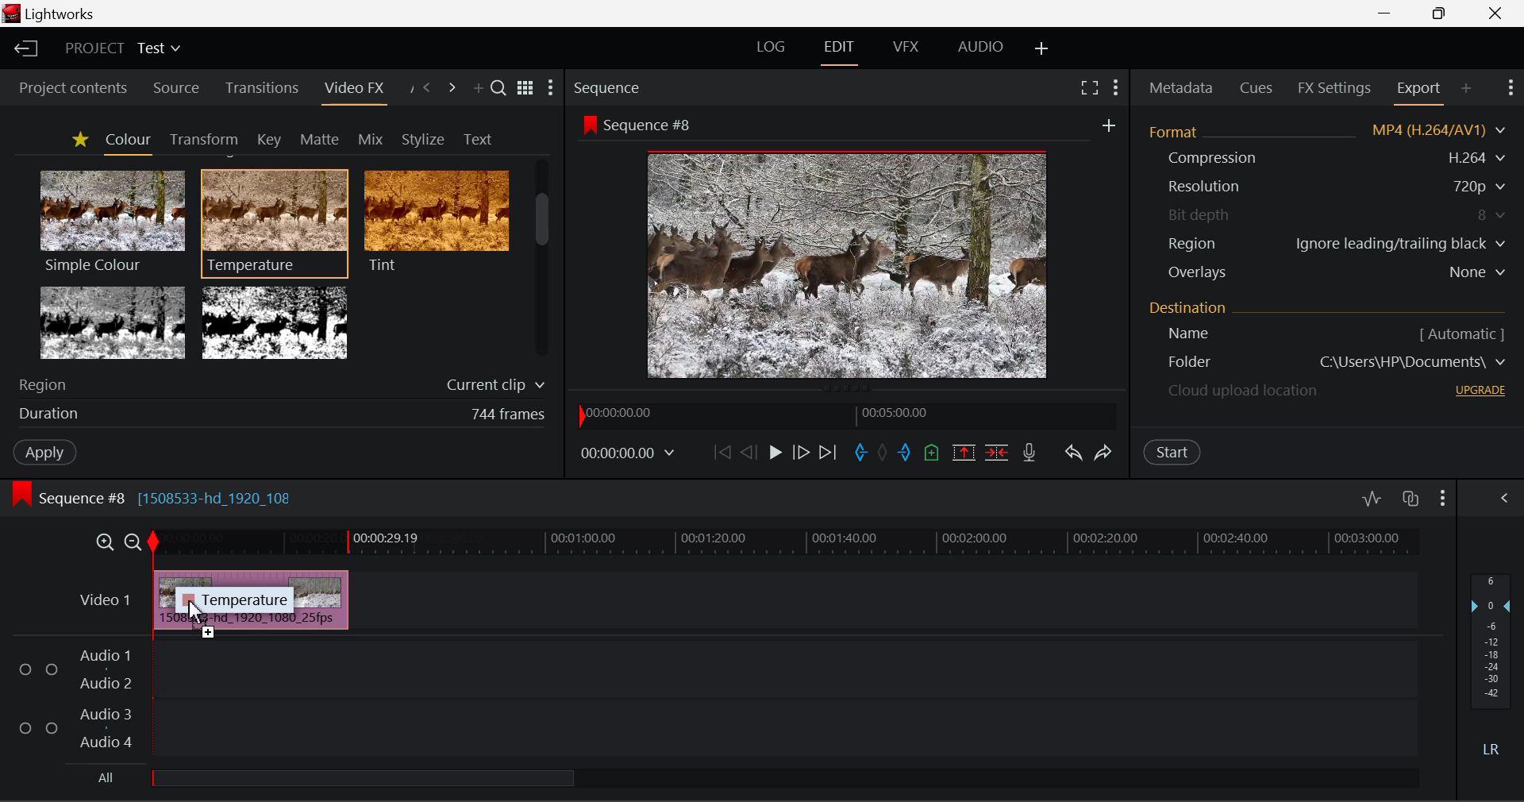 This screenshot has height=802, width=1524. What do you see at coordinates (1420, 93) in the screenshot?
I see `Export` at bounding box center [1420, 93].